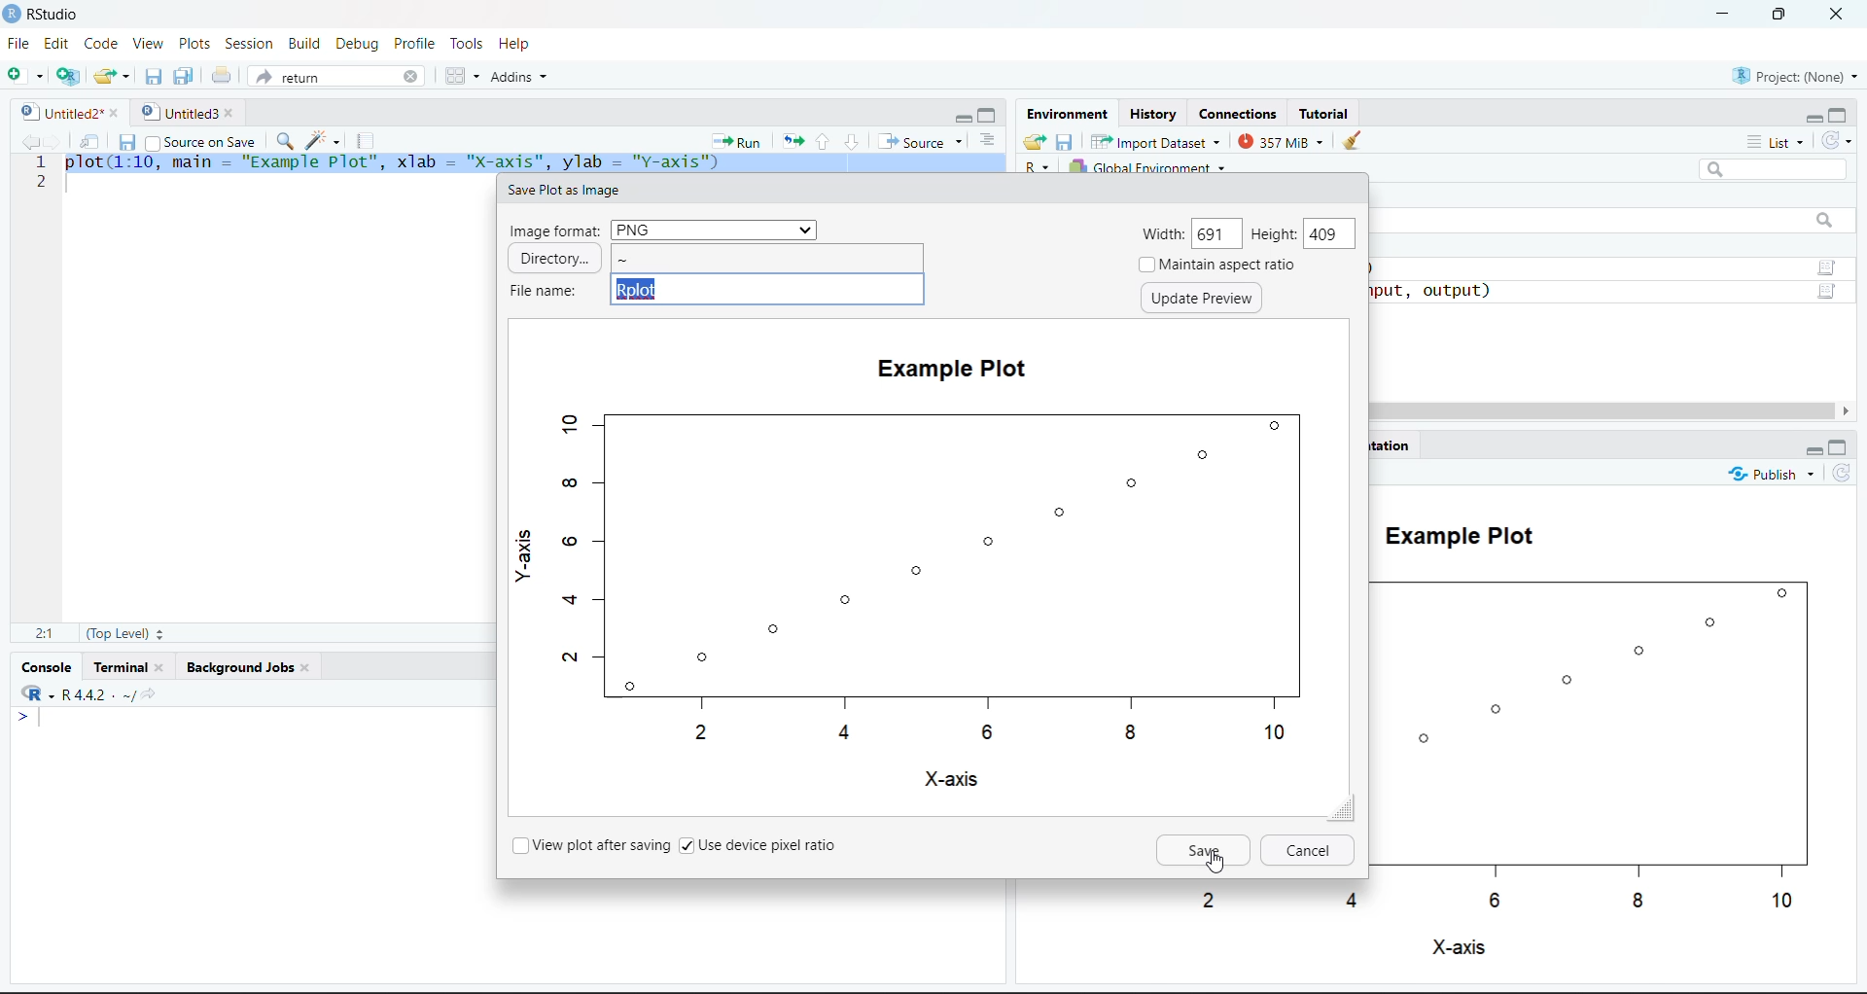  I want to click on plot(1:10, main = "Example Plot", xlab = "X-axis", ylab = "y-axis"), so click(533, 163).